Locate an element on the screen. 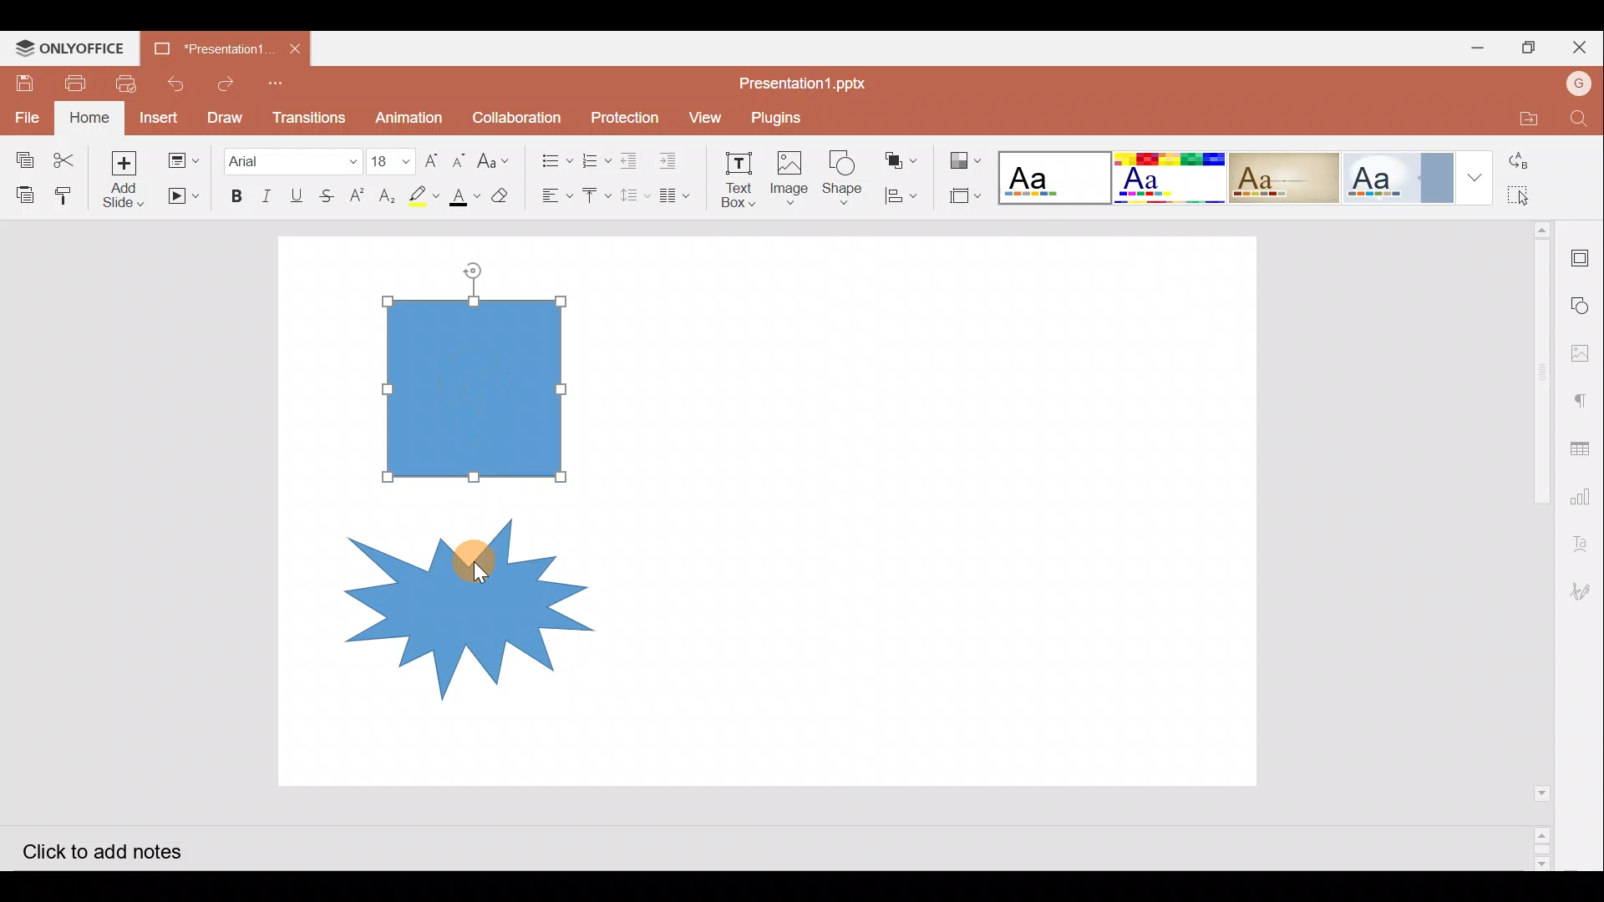 Image resolution: width=1604 pixels, height=902 pixels. Blank is located at coordinates (1053, 173).